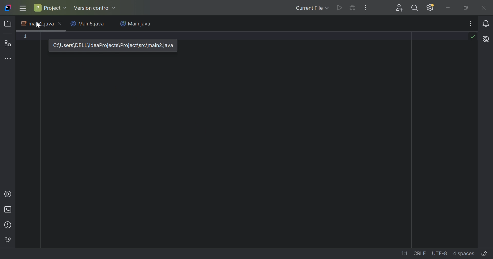 This screenshot has height=259, width=493. I want to click on Close, so click(485, 7).